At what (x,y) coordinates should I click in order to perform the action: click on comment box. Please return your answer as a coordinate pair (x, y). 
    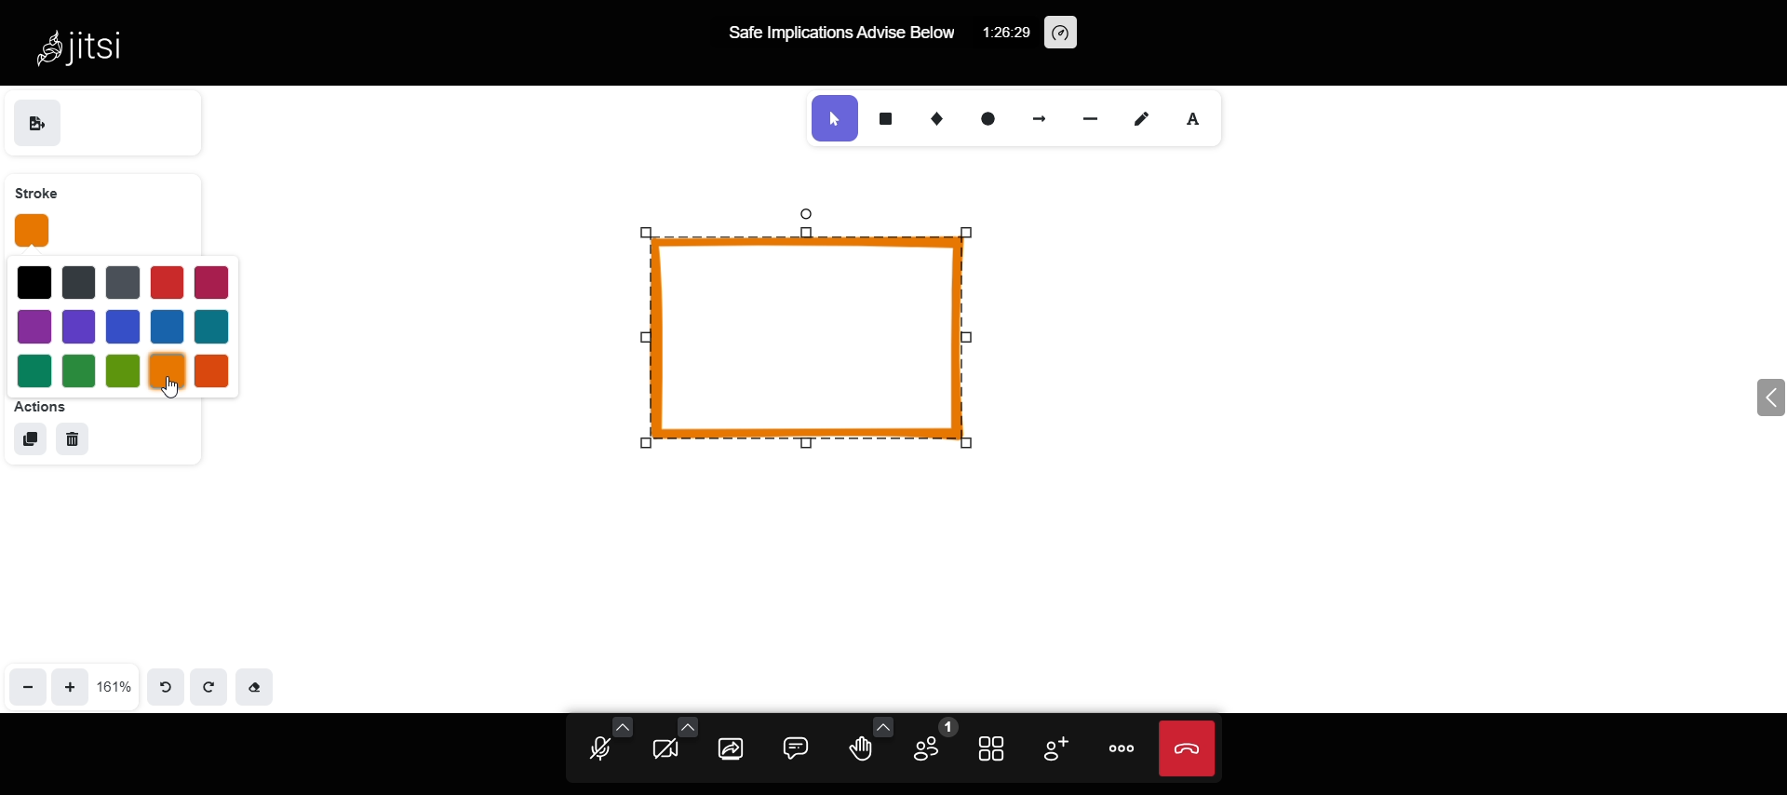
    Looking at the image, I should click on (798, 744).